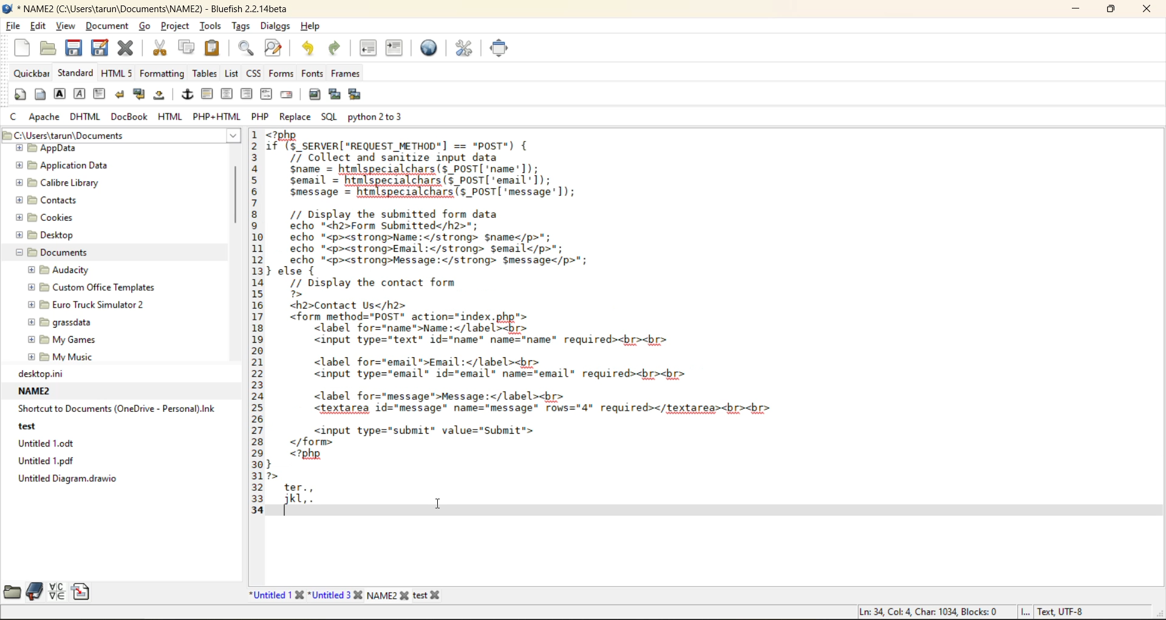 The width and height of the screenshot is (1166, 620). I want to click on forms, so click(282, 73).